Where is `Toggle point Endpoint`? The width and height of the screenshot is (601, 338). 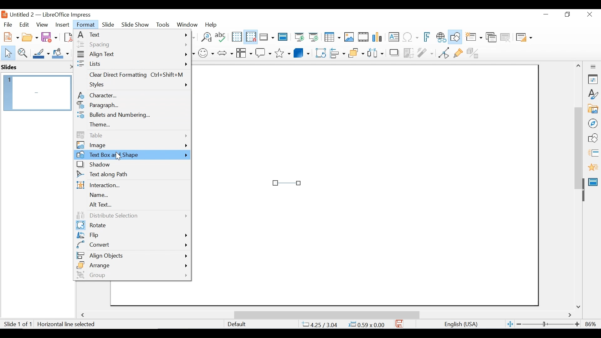
Toggle point Endpoint is located at coordinates (443, 53).